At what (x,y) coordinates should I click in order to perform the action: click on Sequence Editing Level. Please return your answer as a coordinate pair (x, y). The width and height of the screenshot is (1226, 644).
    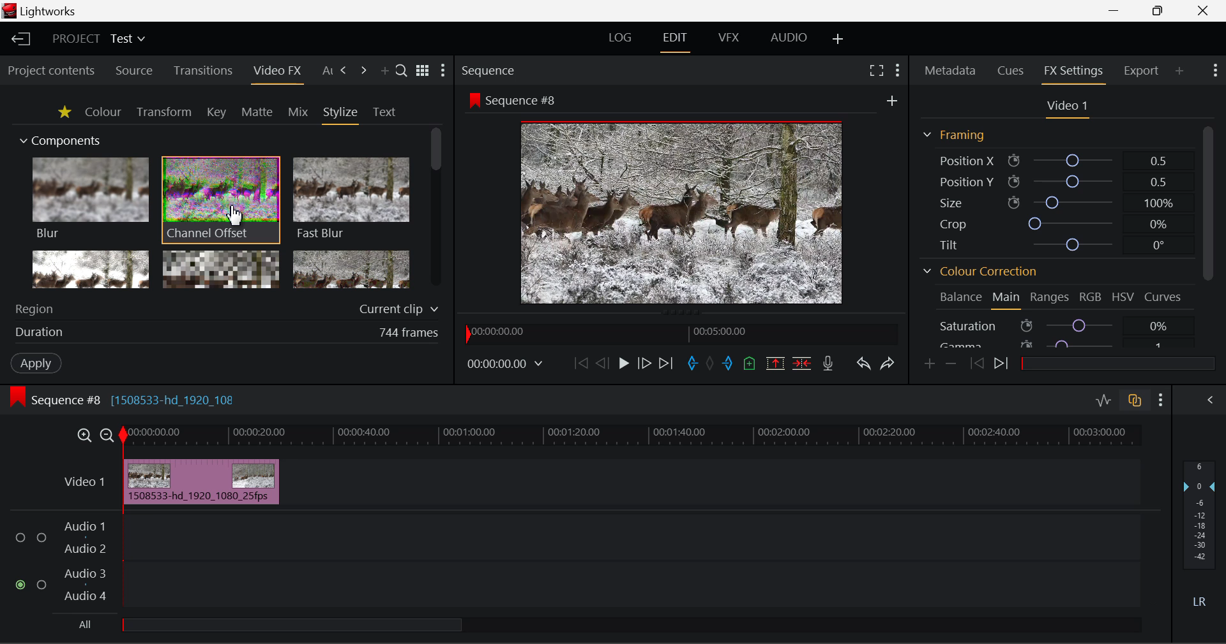
    Looking at the image, I should click on (52, 402).